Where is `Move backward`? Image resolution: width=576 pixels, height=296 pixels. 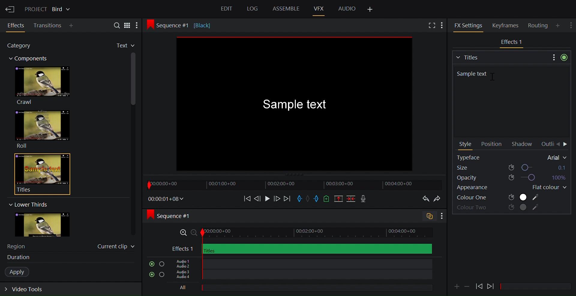 Move backward is located at coordinates (245, 198).